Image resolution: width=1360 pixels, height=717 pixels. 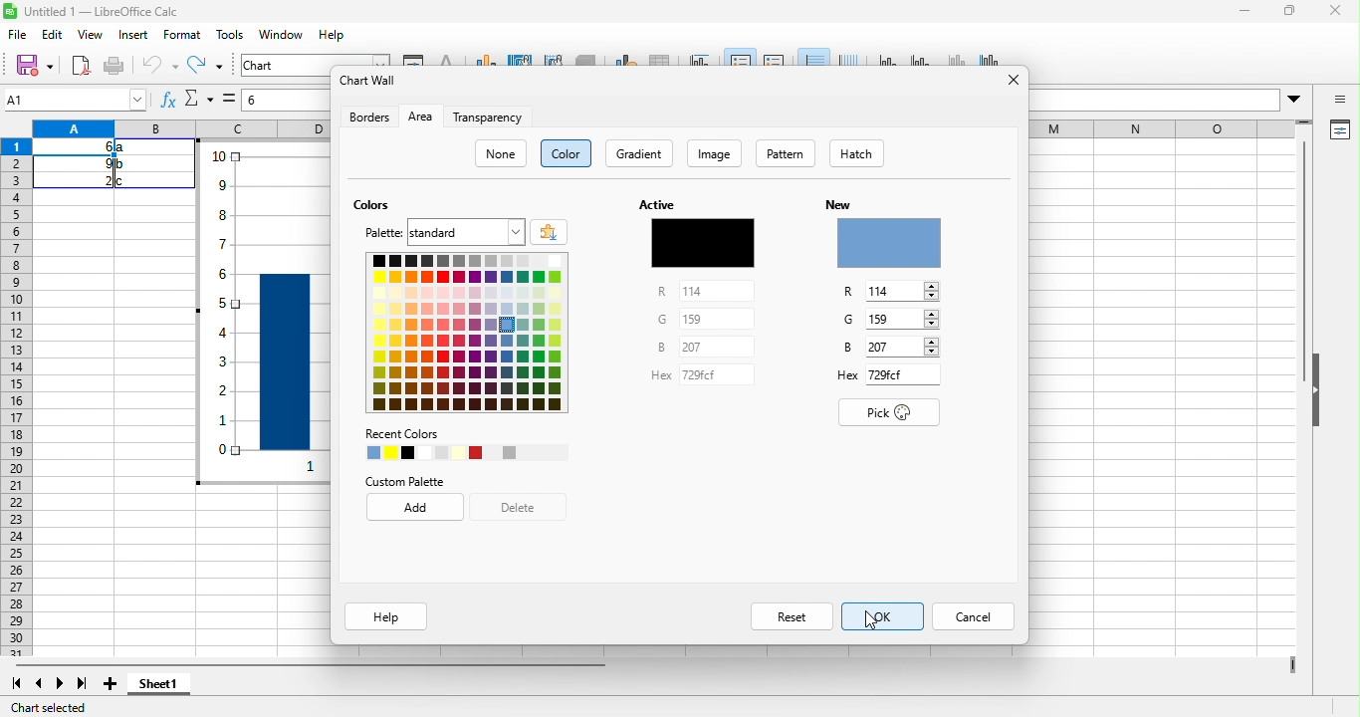 I want to click on minimize, so click(x=1245, y=10).